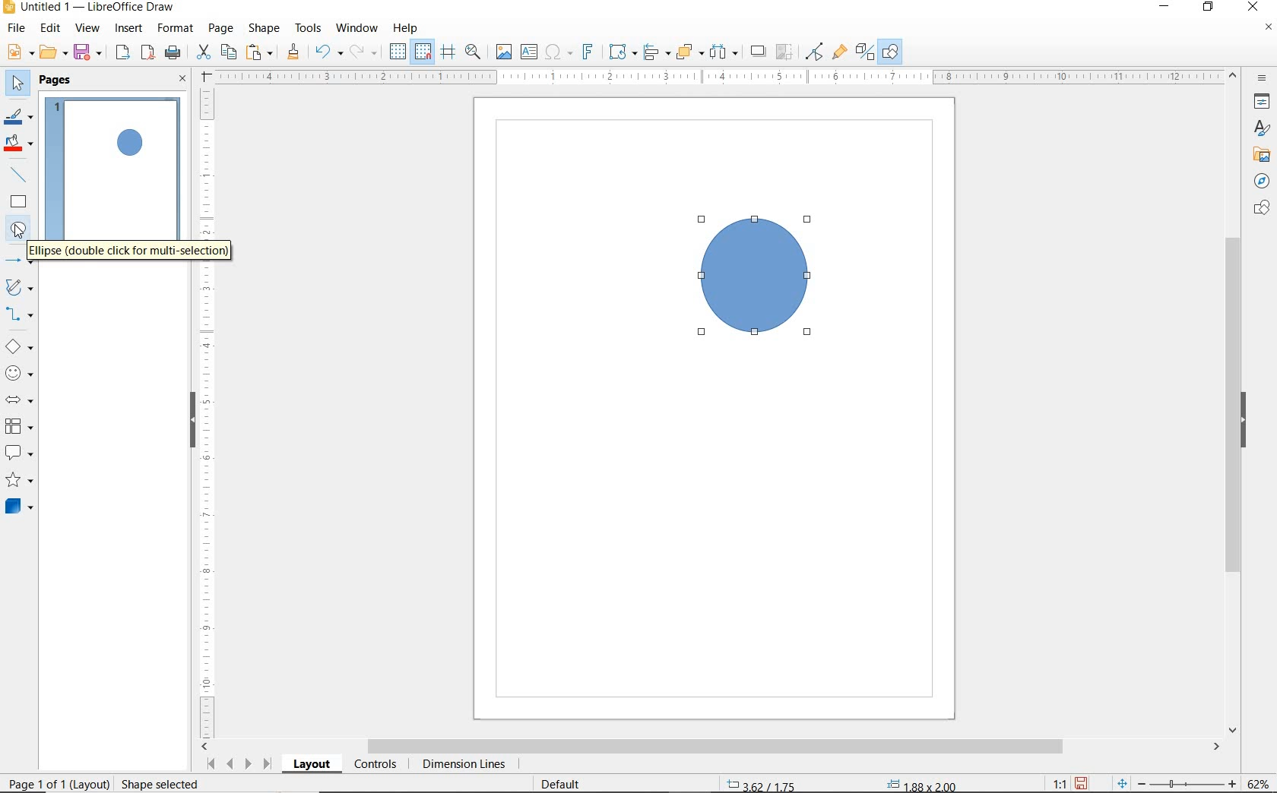 This screenshot has width=1277, height=793. I want to click on NAVIGATOR, so click(1257, 182).